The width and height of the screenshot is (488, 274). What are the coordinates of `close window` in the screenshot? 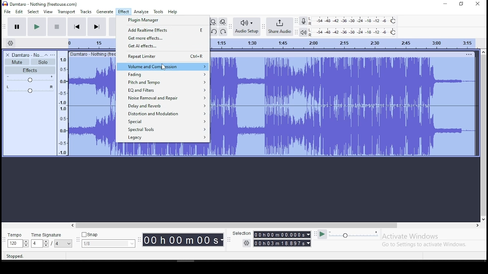 It's located at (478, 4).